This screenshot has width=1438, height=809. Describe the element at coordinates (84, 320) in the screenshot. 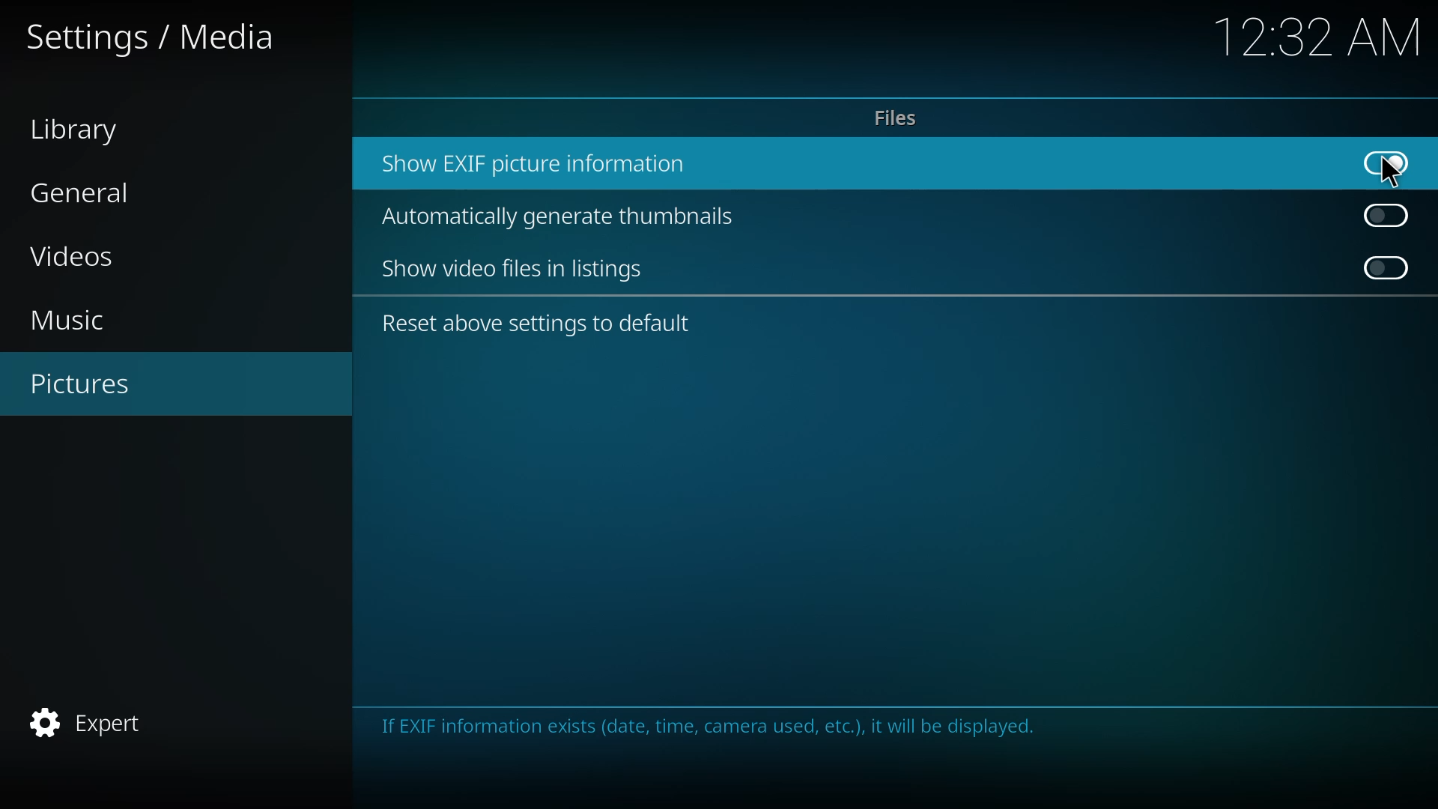

I see `music` at that location.